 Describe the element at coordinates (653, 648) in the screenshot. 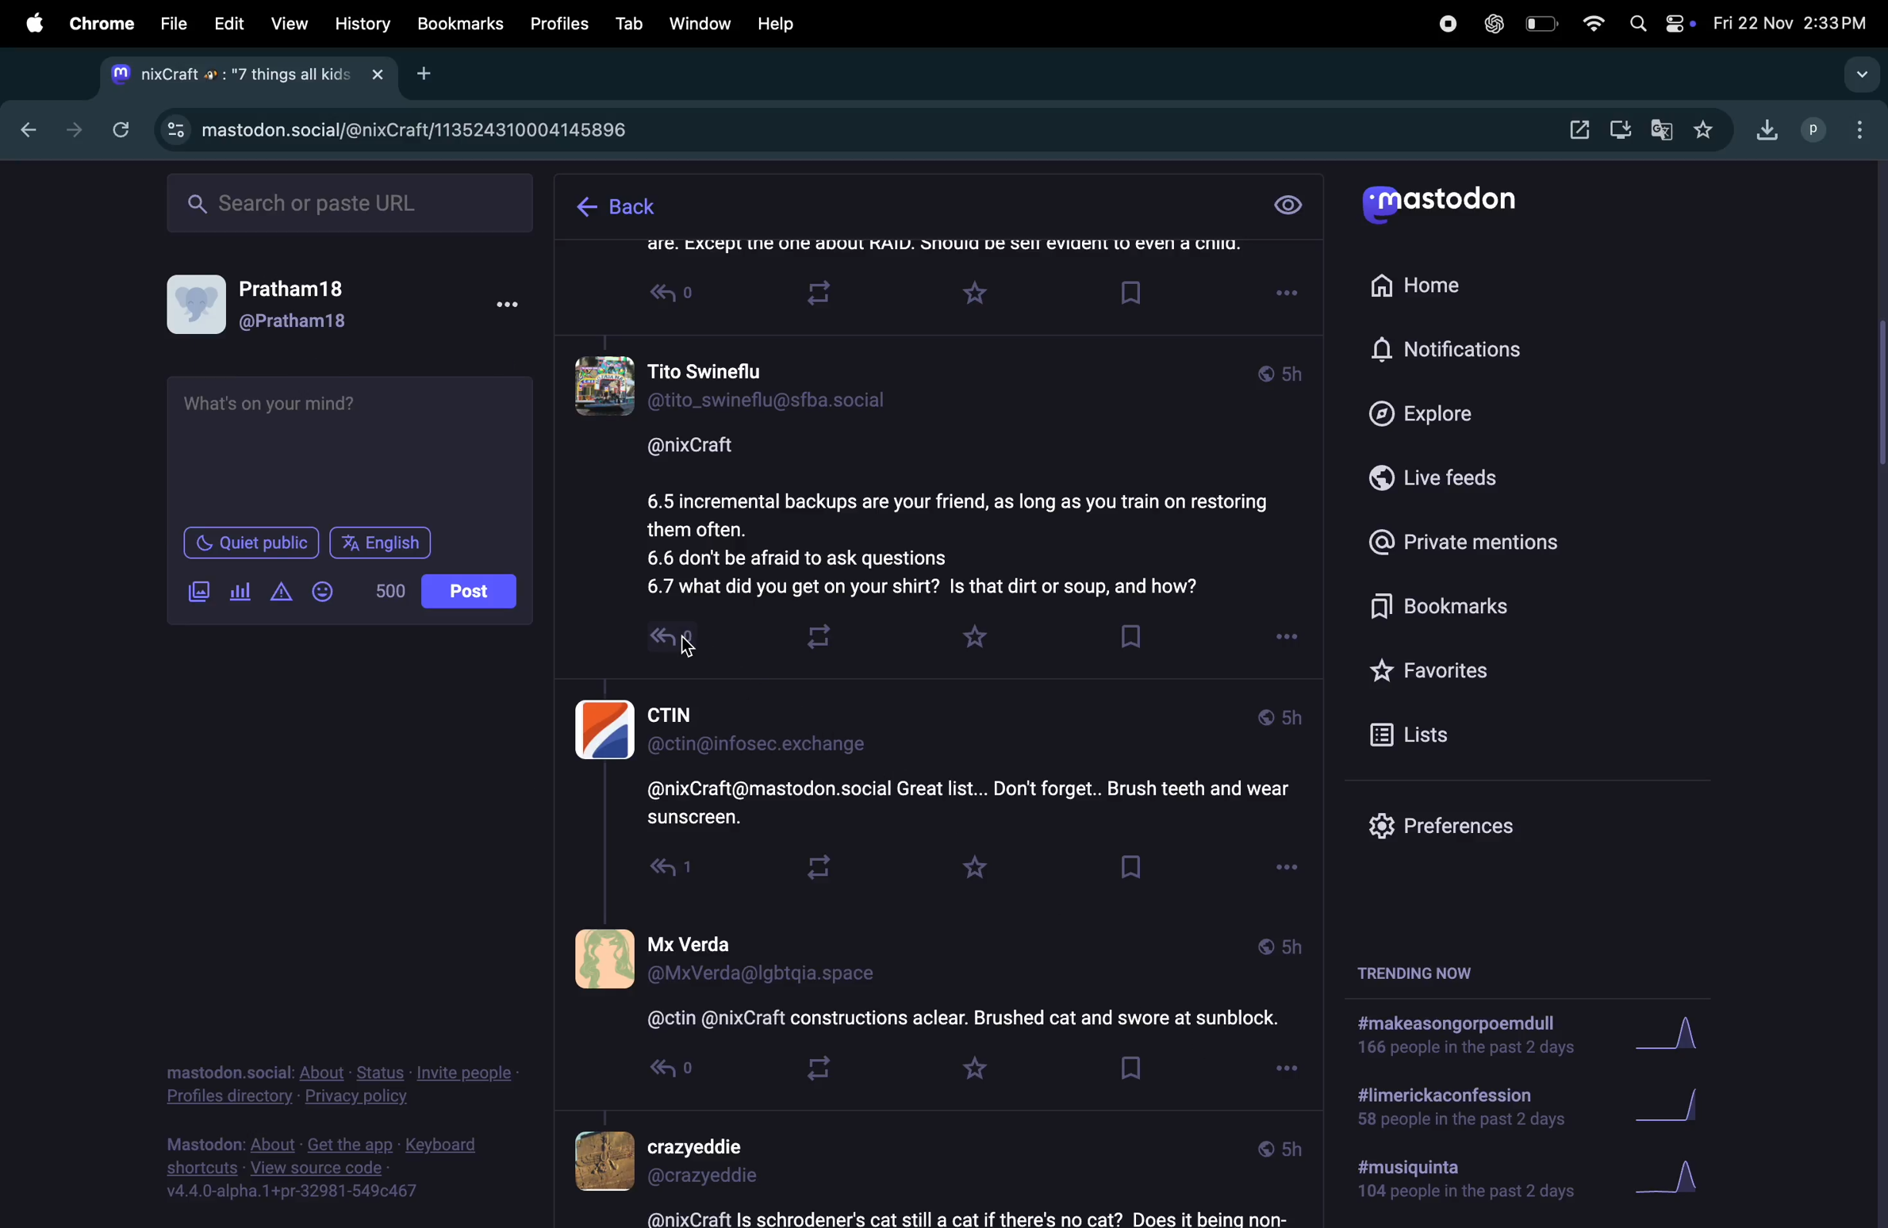

I see `read` at that location.